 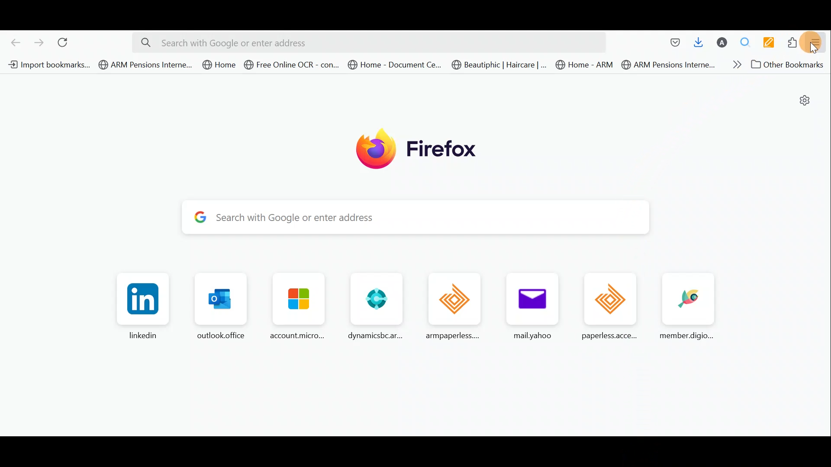 What do you see at coordinates (746, 42) in the screenshot?
I see `Multiple search & highlight` at bounding box center [746, 42].